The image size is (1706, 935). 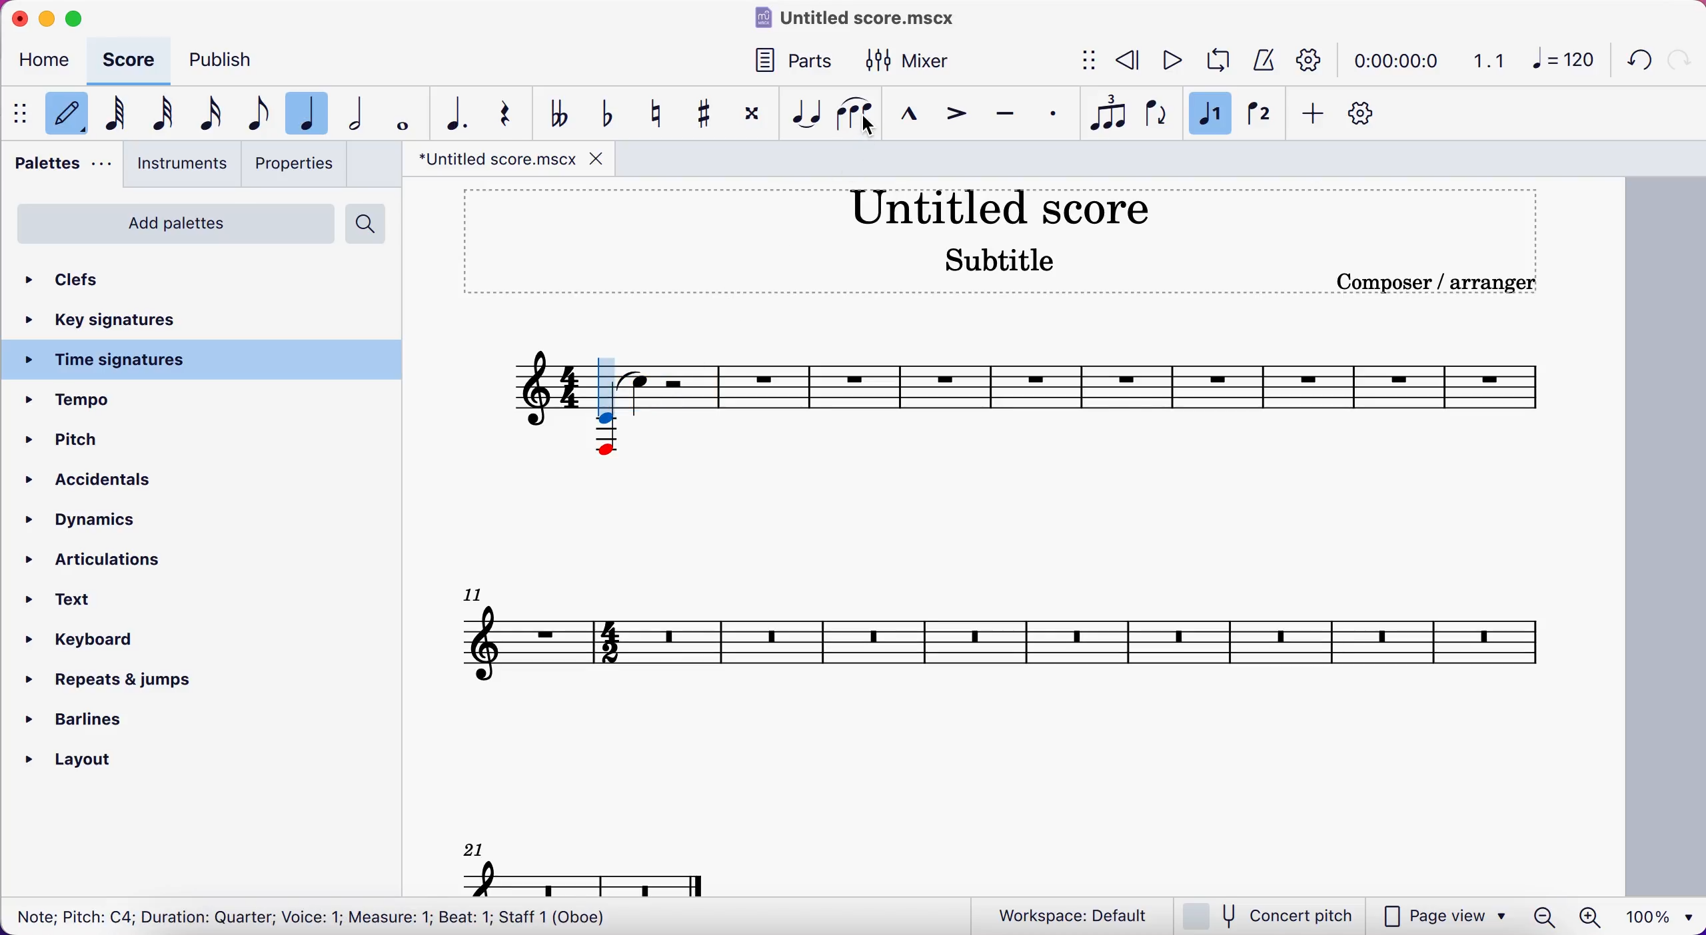 What do you see at coordinates (1561, 64) in the screenshot?
I see `120` at bounding box center [1561, 64].